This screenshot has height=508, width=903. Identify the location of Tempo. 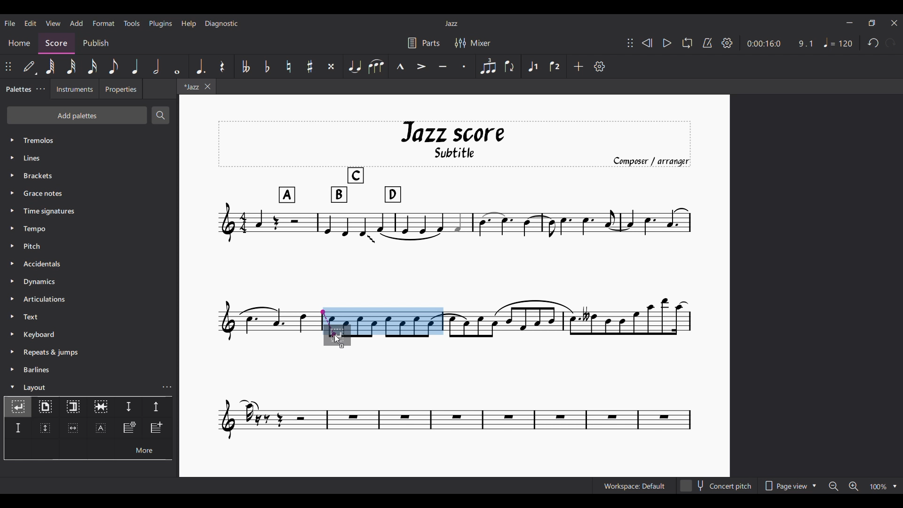
(838, 42).